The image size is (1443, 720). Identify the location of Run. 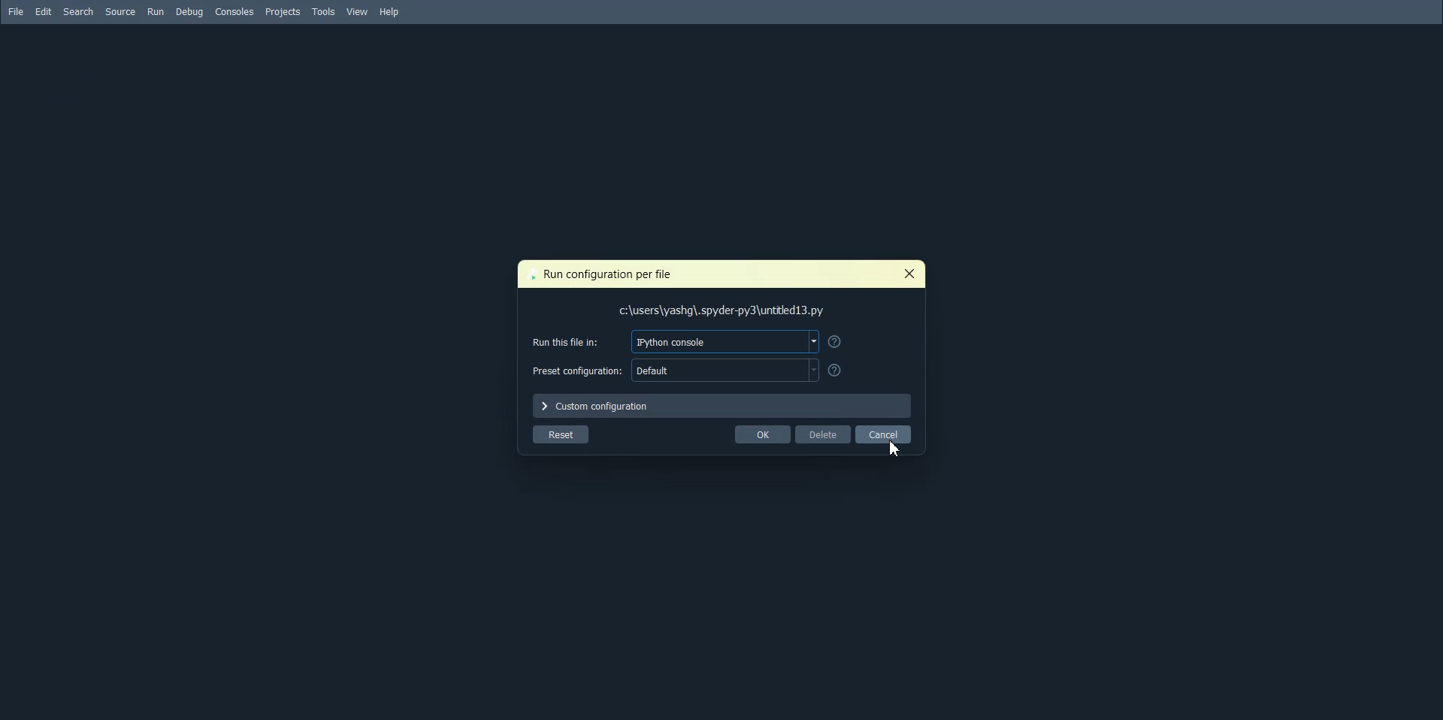
(156, 11).